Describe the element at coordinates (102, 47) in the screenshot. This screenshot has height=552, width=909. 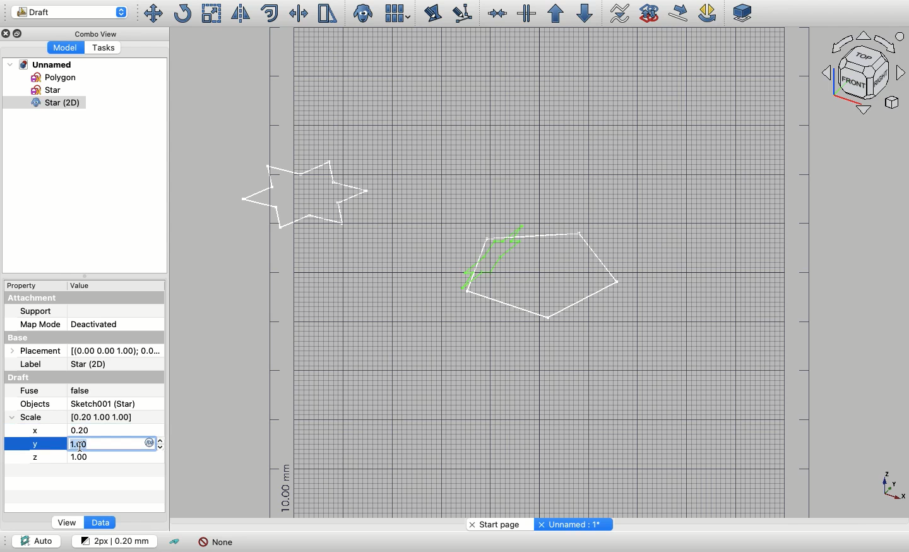
I see `Tasks` at that location.